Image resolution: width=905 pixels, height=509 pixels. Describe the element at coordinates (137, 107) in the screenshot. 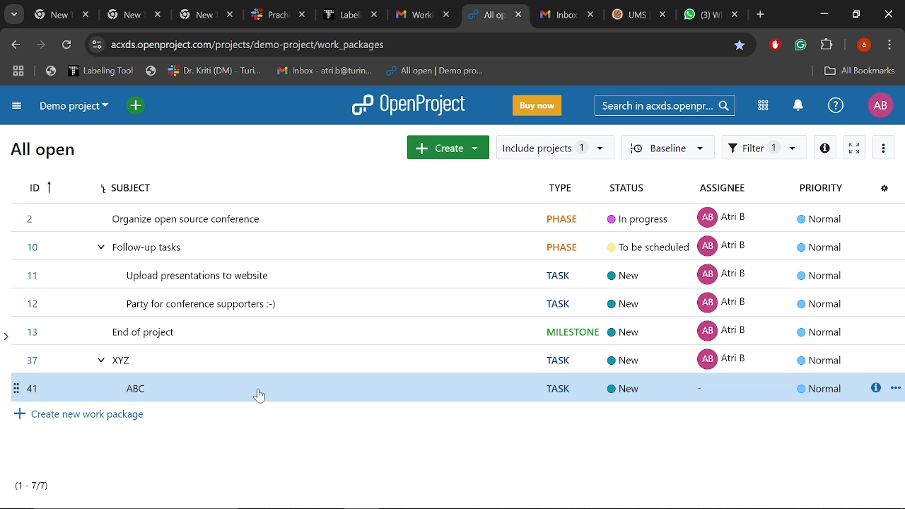

I see `Open quick add menu` at that location.